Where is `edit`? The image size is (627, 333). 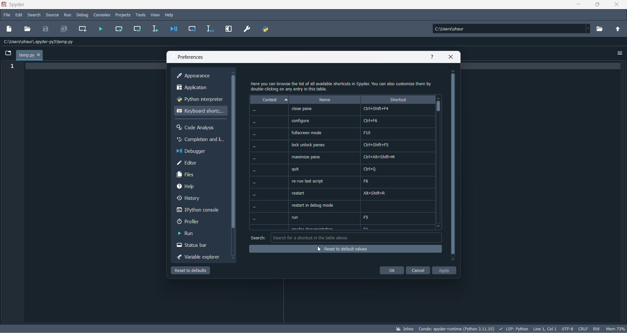 edit is located at coordinates (19, 14).